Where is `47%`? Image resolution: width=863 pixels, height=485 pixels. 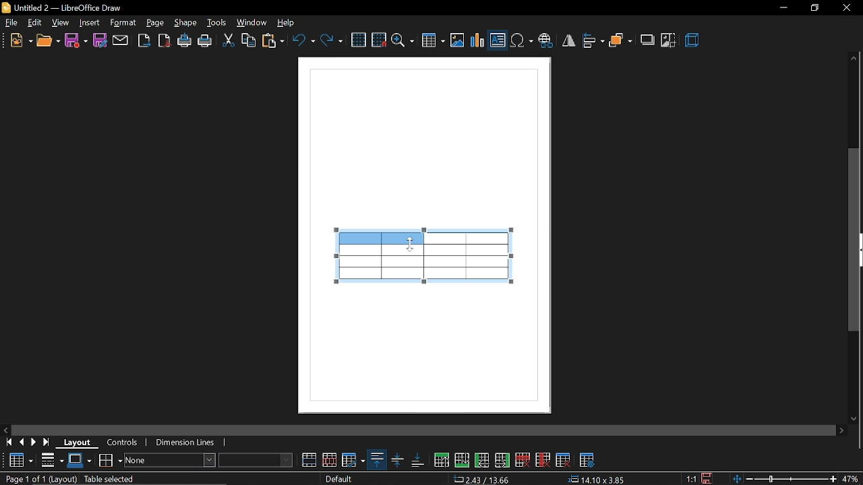
47% is located at coordinates (853, 479).